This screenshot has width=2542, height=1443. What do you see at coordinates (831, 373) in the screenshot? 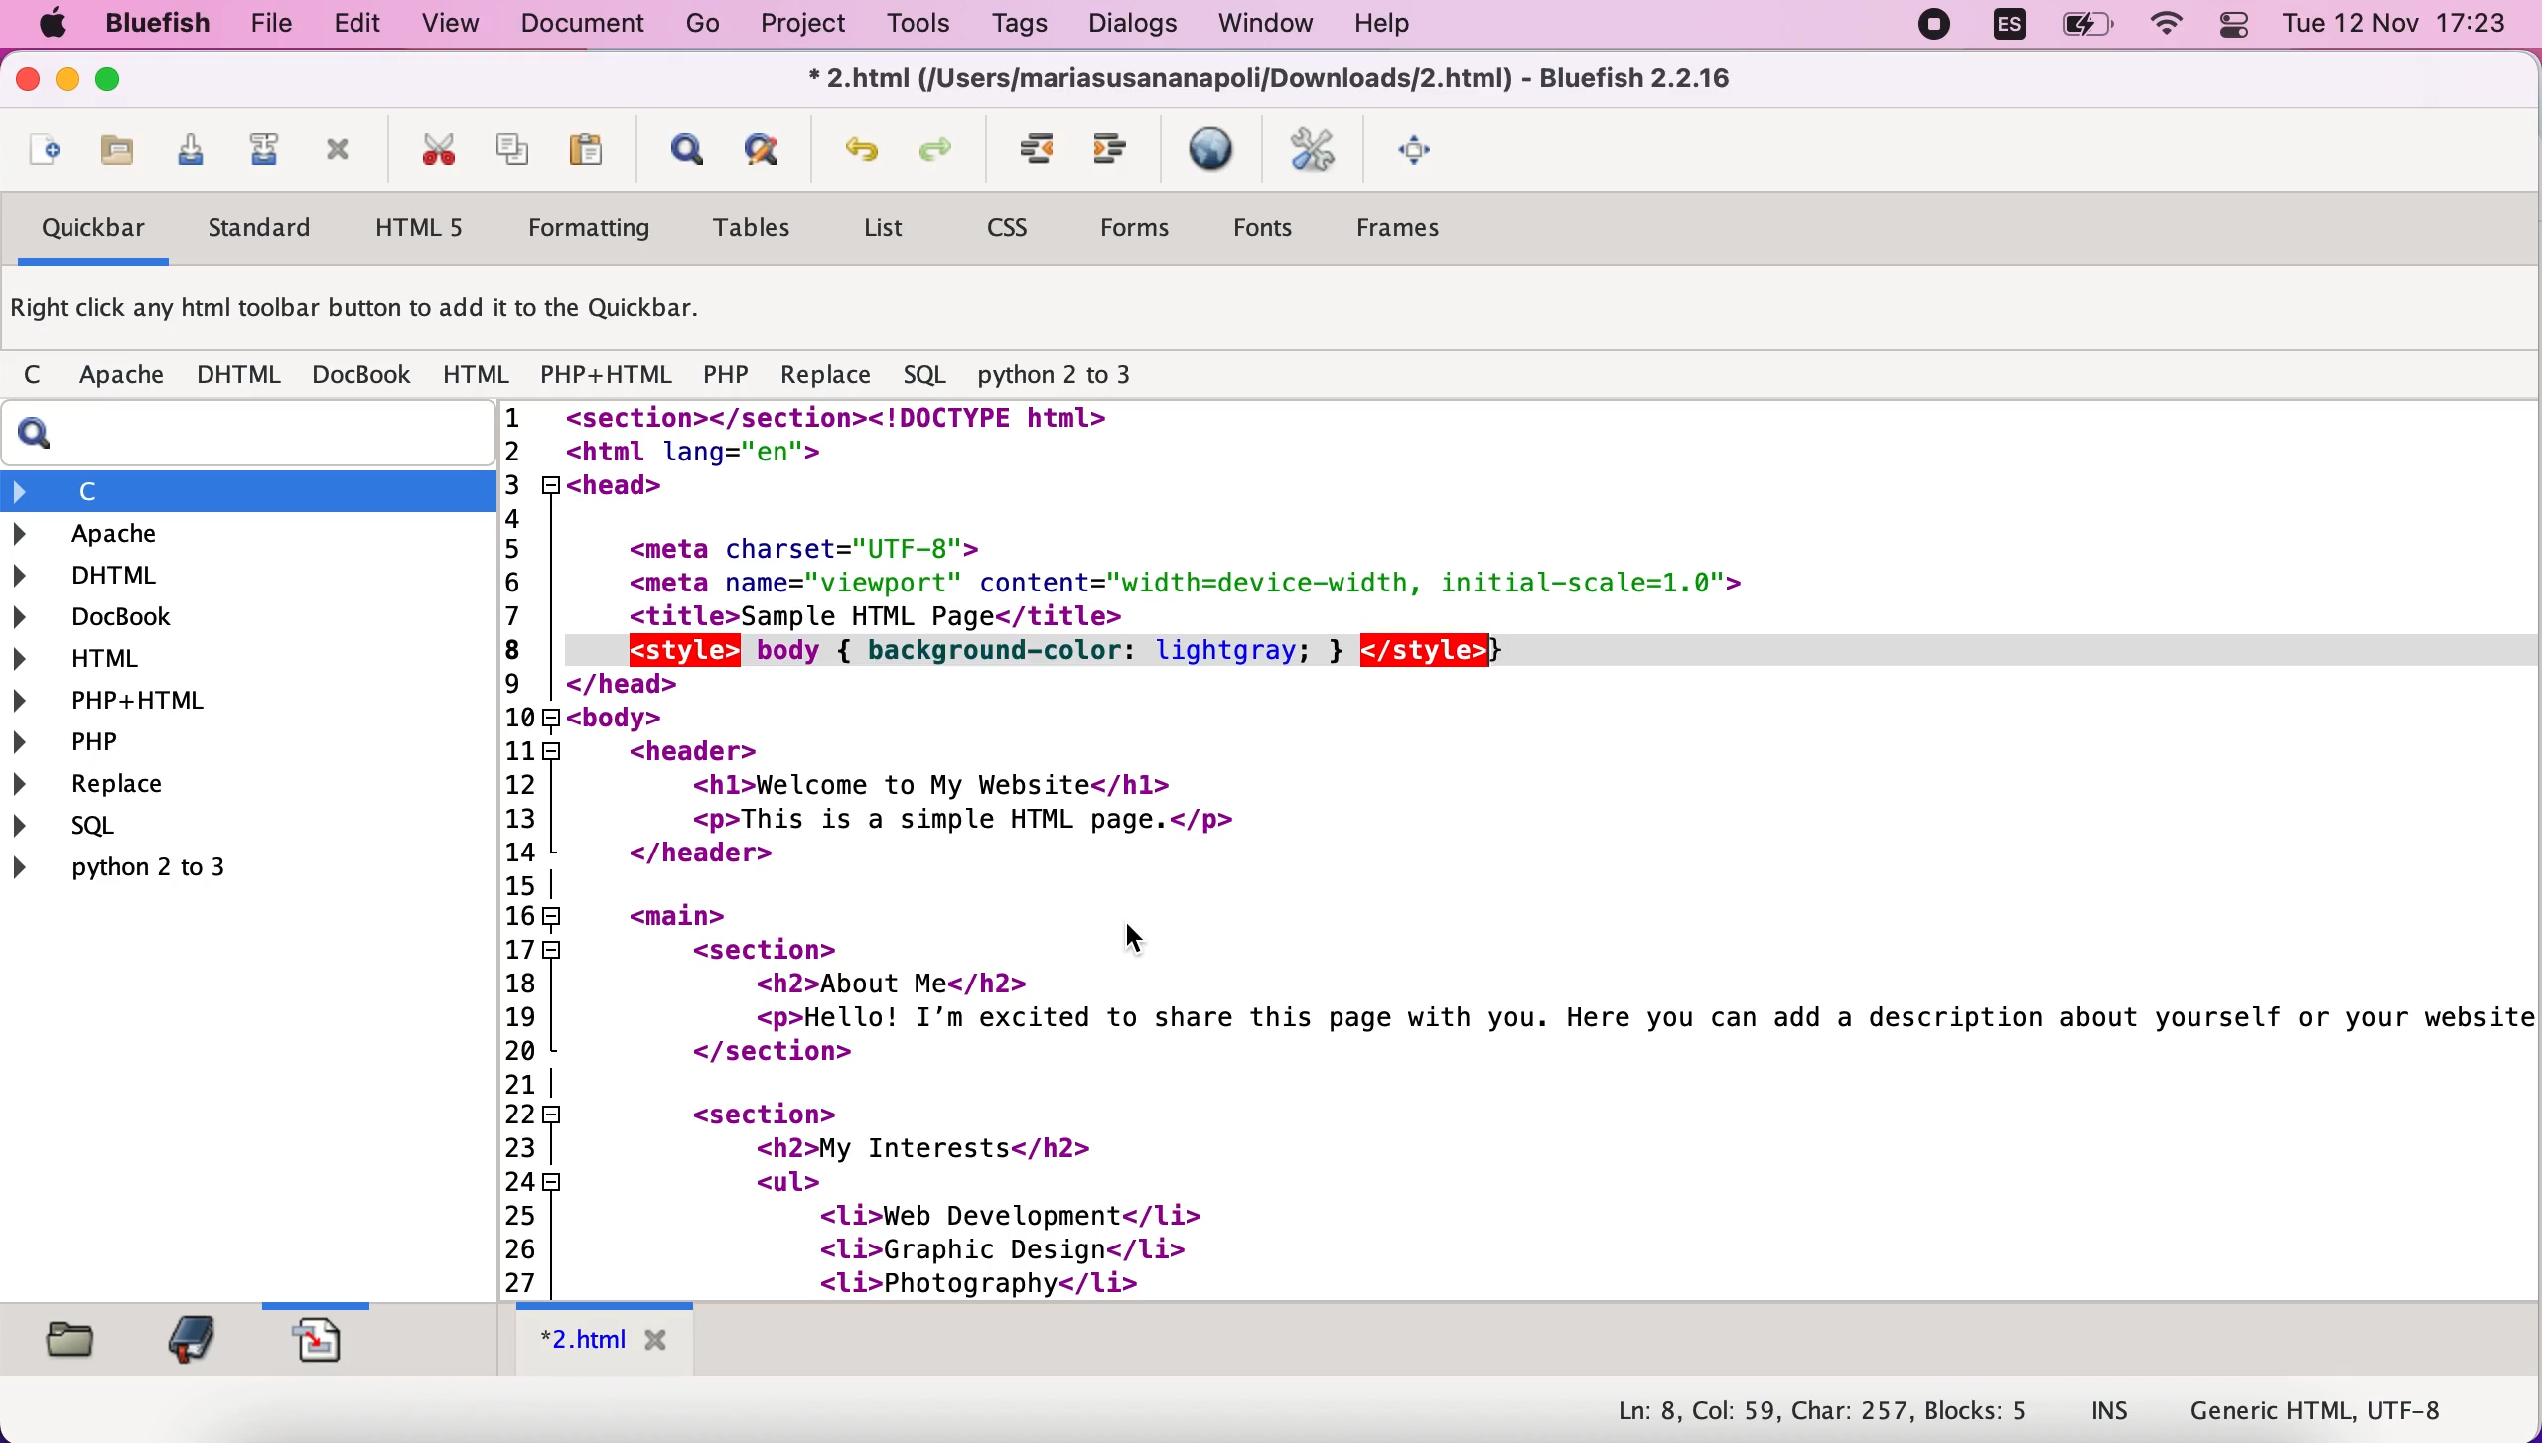
I see `replace` at bounding box center [831, 373].